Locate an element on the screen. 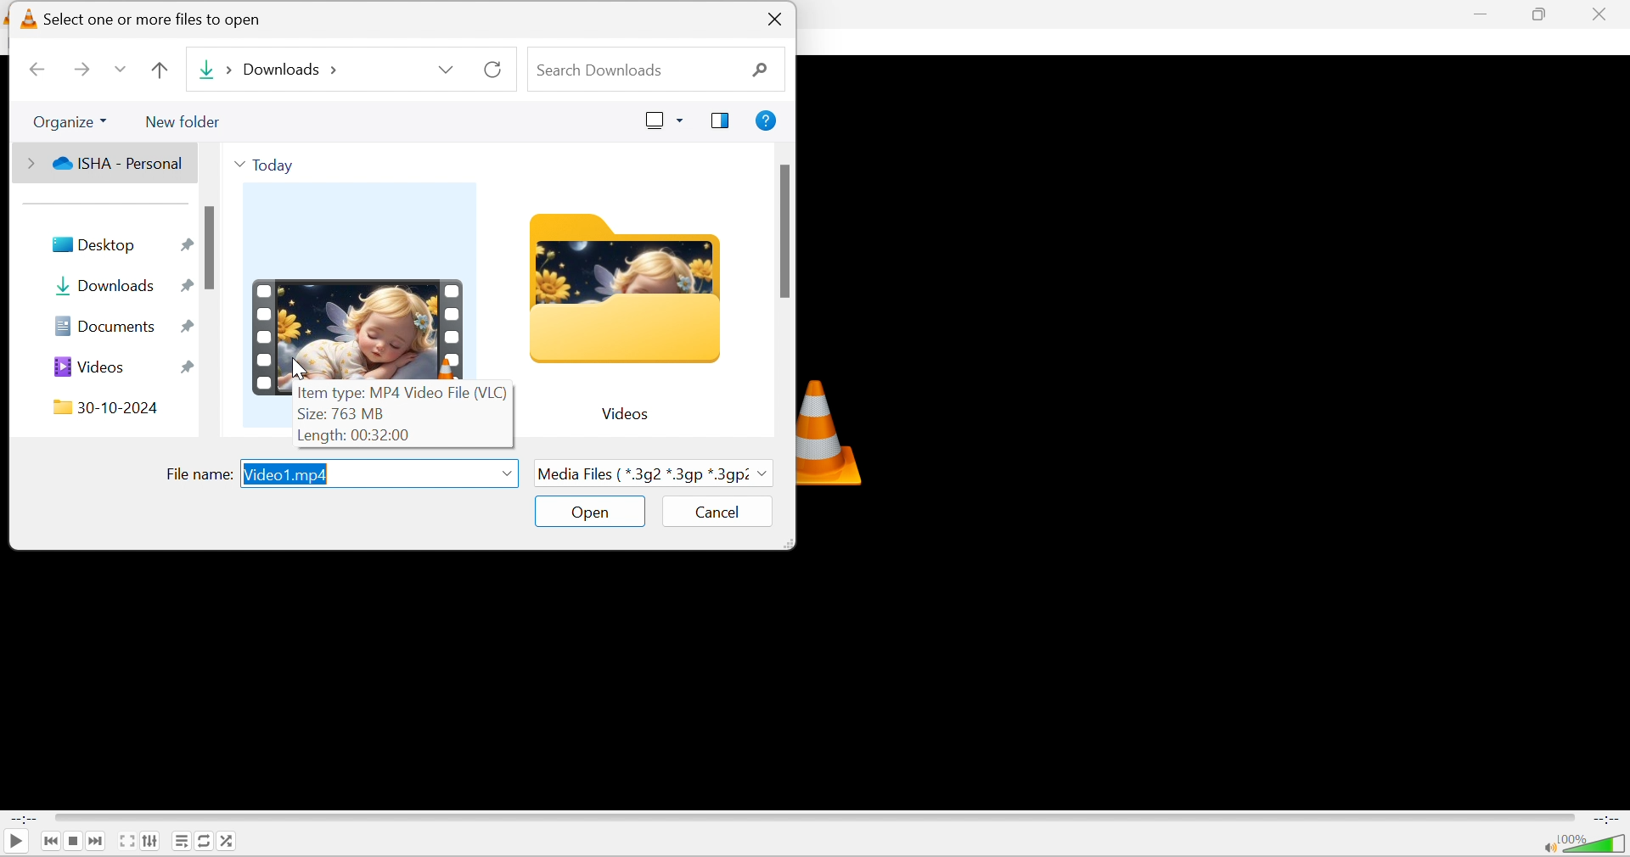 The image size is (1630, 857). Random is located at coordinates (228, 840).